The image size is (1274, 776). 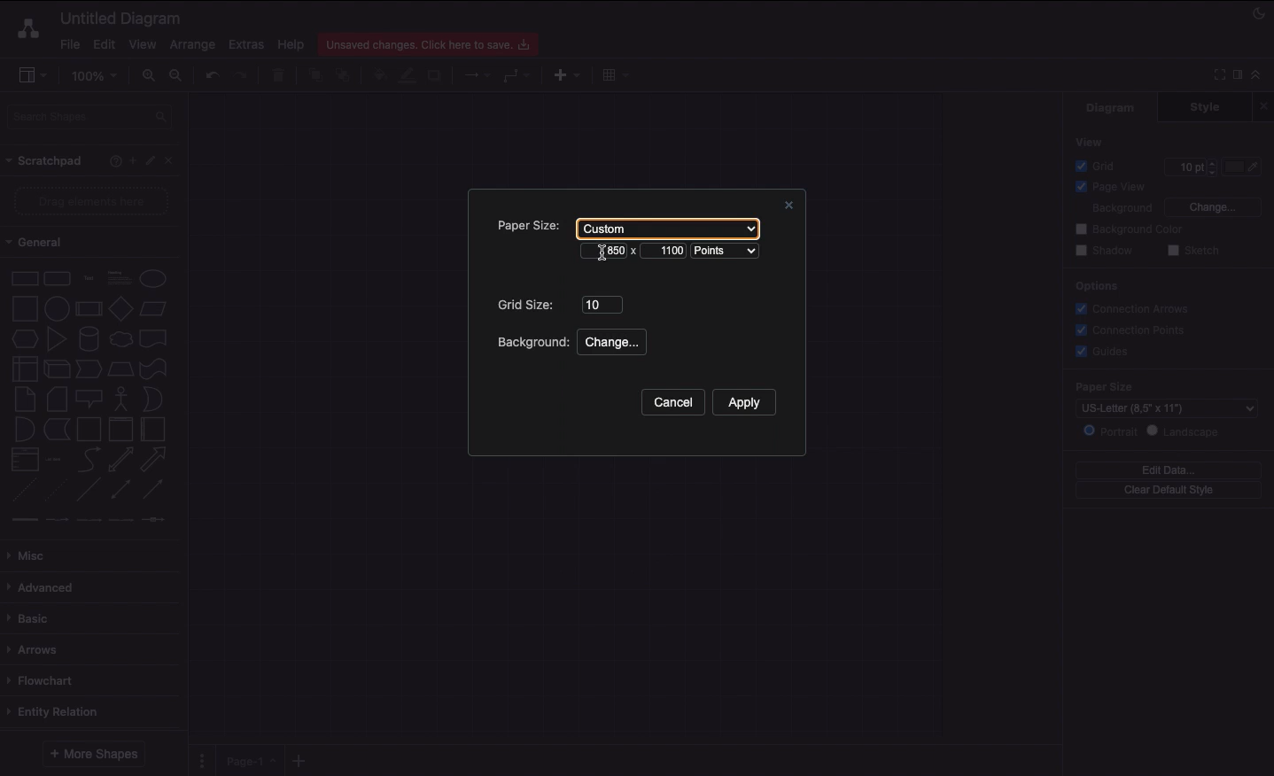 I want to click on Format, so click(x=1239, y=77).